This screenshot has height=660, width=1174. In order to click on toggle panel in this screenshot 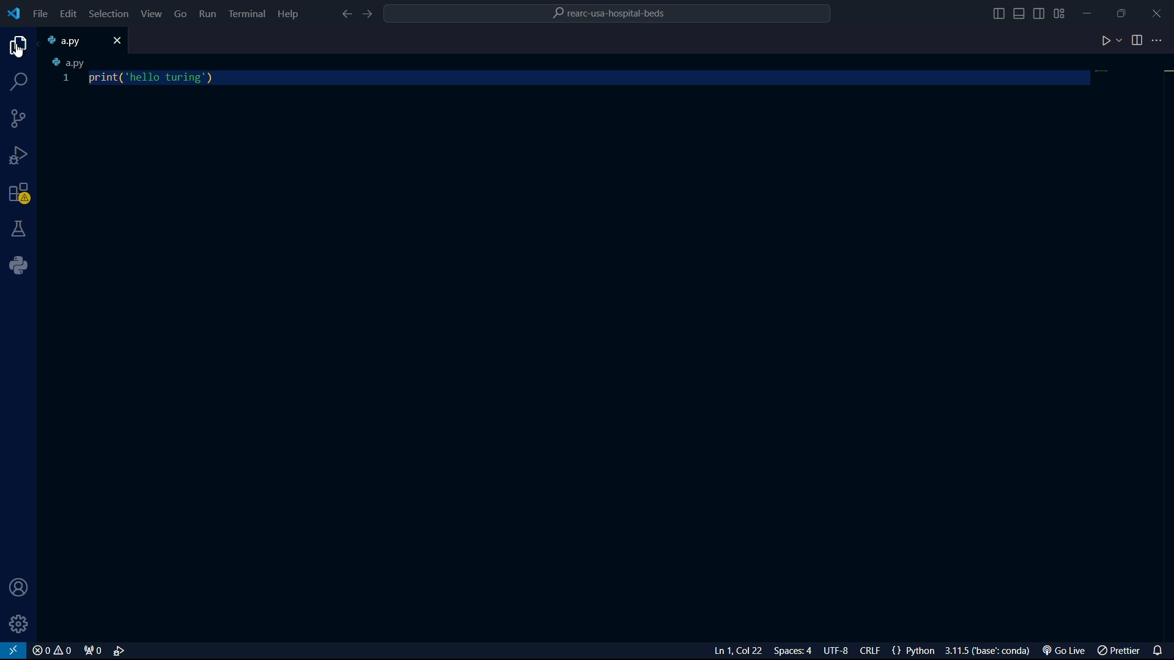, I will do `click(1021, 13)`.